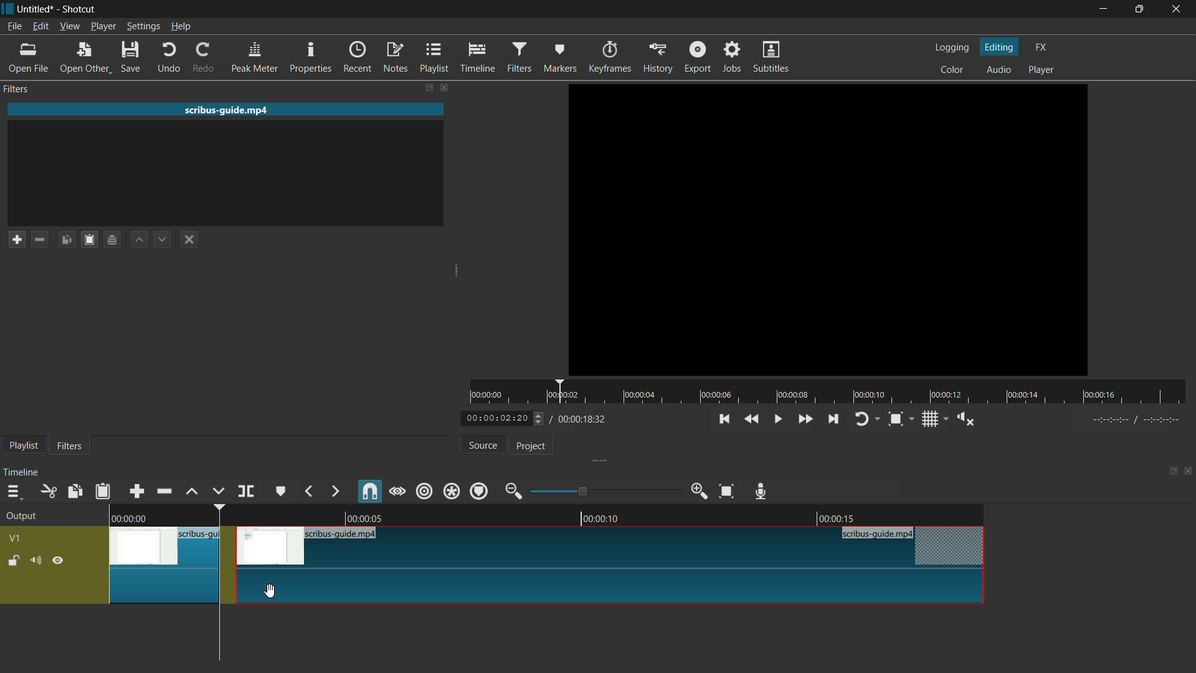  Describe the element at coordinates (103, 26) in the screenshot. I see `player menu` at that location.